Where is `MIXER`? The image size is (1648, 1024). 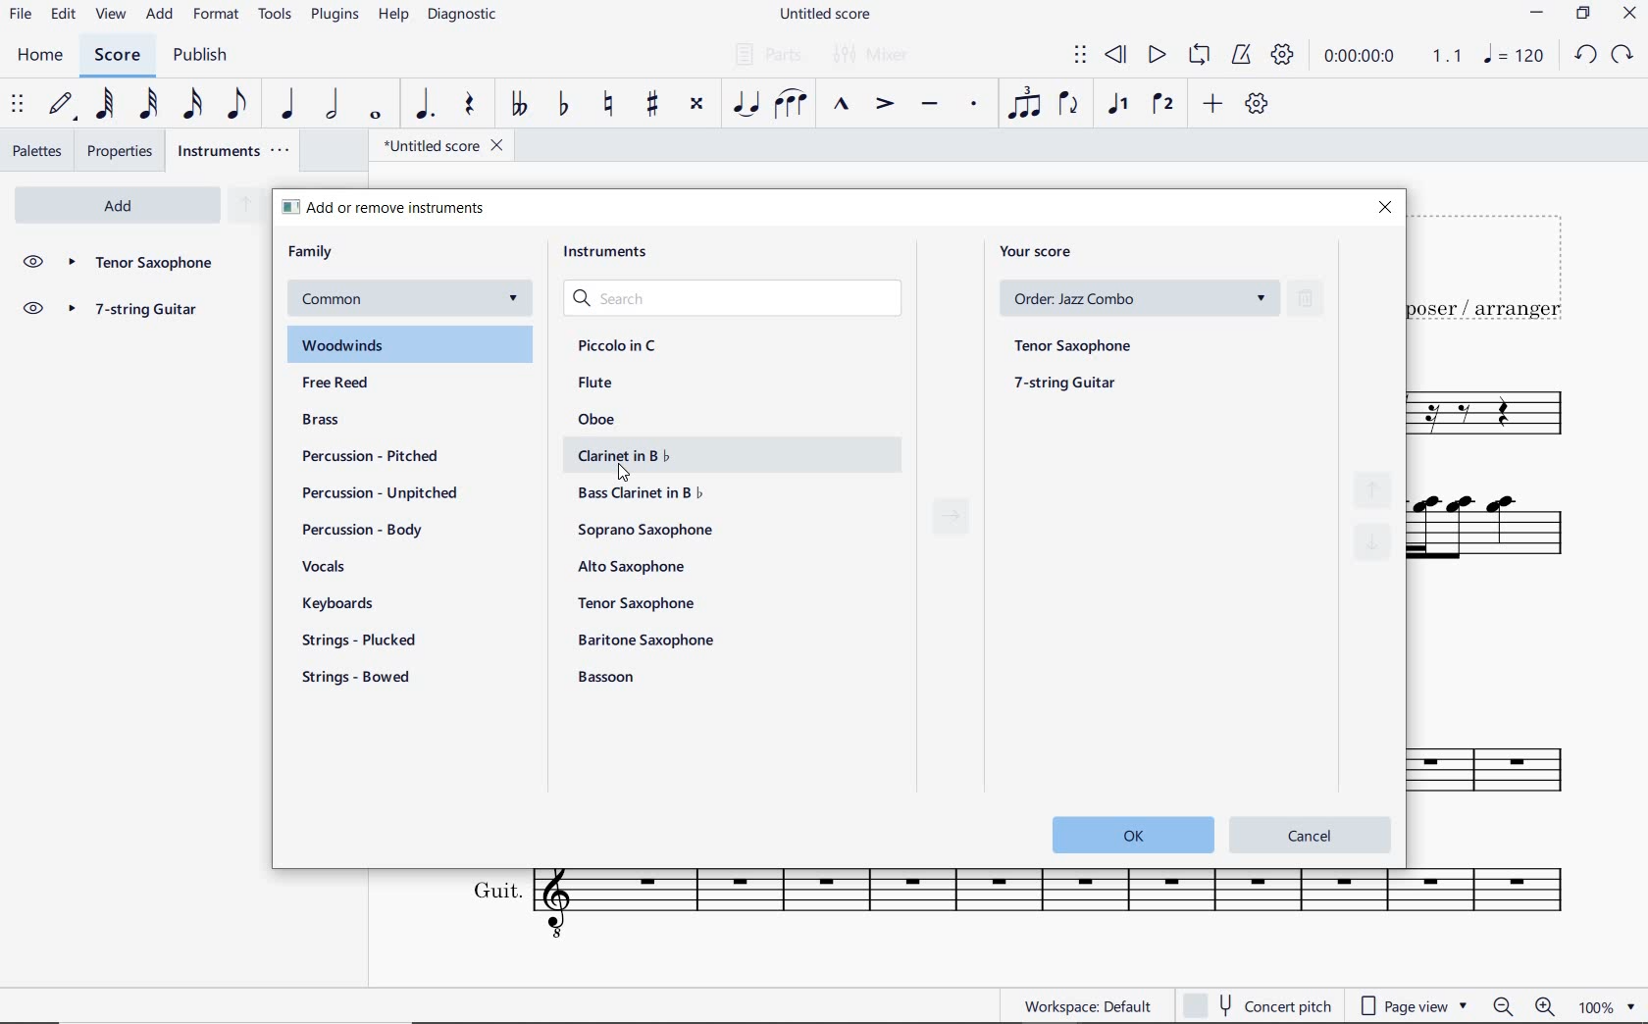 MIXER is located at coordinates (873, 56).